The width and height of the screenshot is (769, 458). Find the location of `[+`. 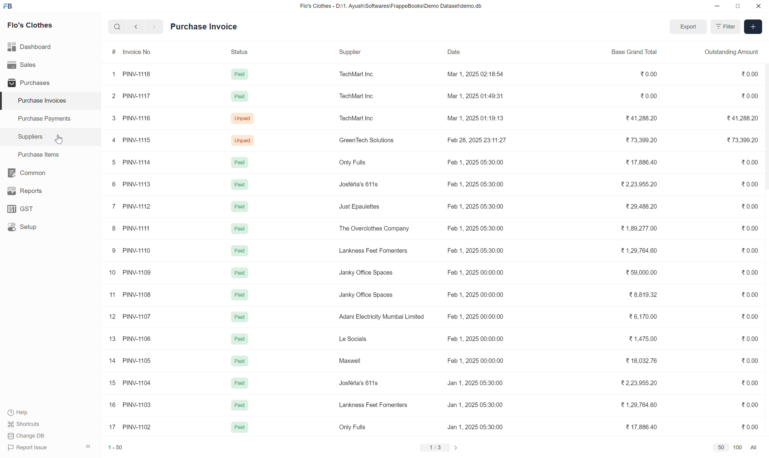

[+ is located at coordinates (753, 26).